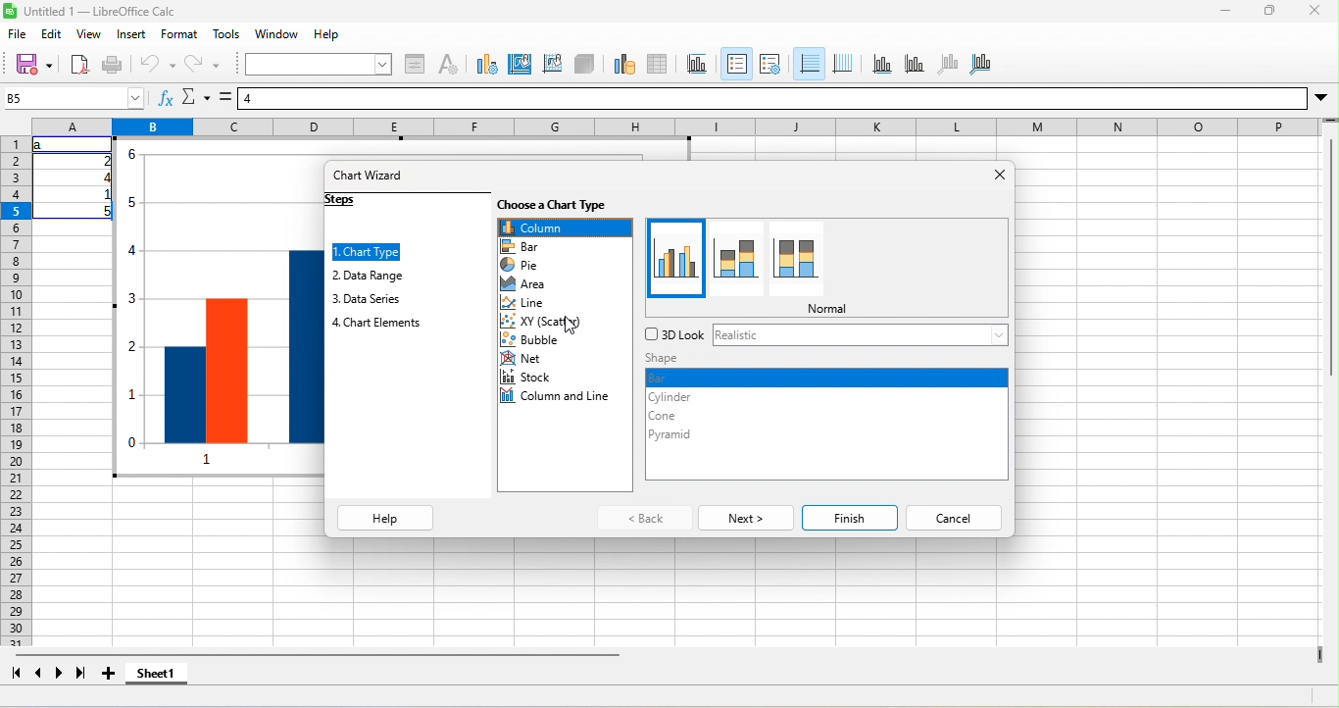 Image resolution: width=1339 pixels, height=708 pixels. Describe the element at coordinates (60, 673) in the screenshot. I see ` next sheet` at that location.